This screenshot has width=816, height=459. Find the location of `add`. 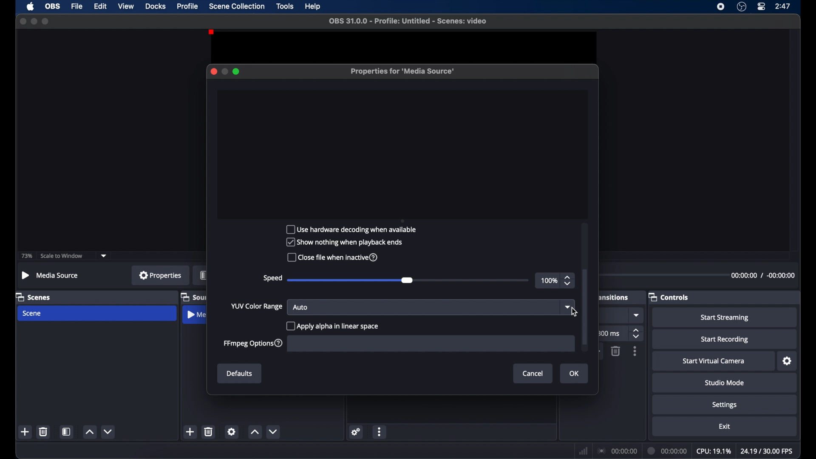

add is located at coordinates (25, 431).